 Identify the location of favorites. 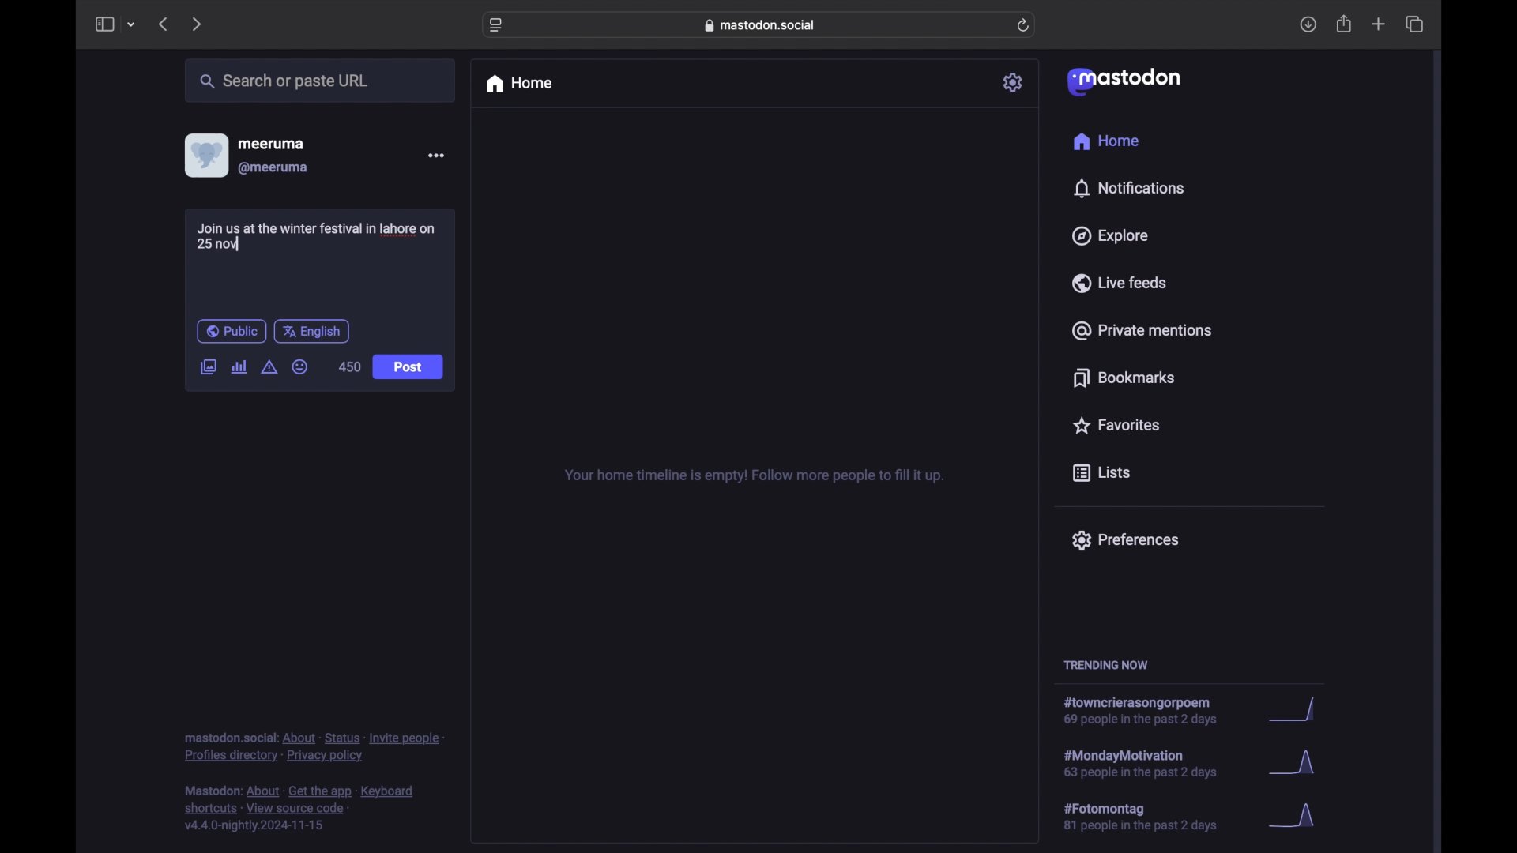
(1115, 425).